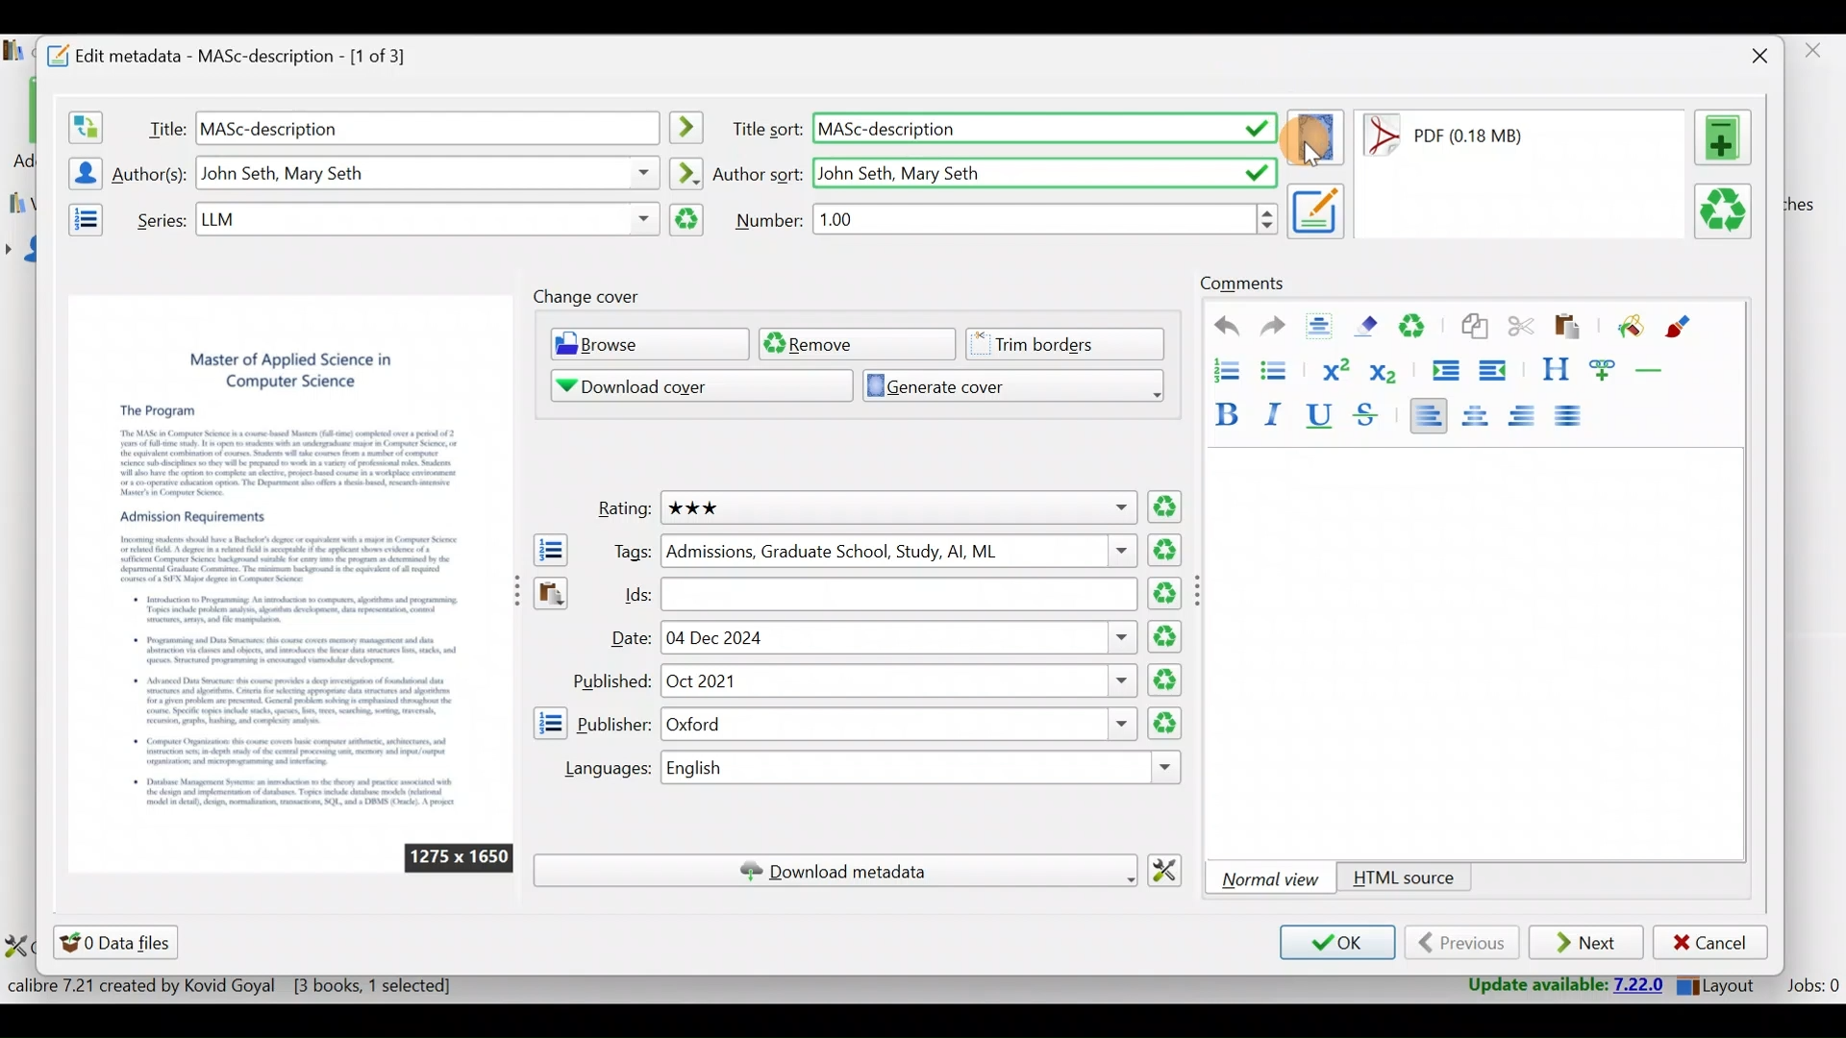 Image resolution: width=1846 pixels, height=1038 pixels. I want to click on Clear series, so click(687, 220).